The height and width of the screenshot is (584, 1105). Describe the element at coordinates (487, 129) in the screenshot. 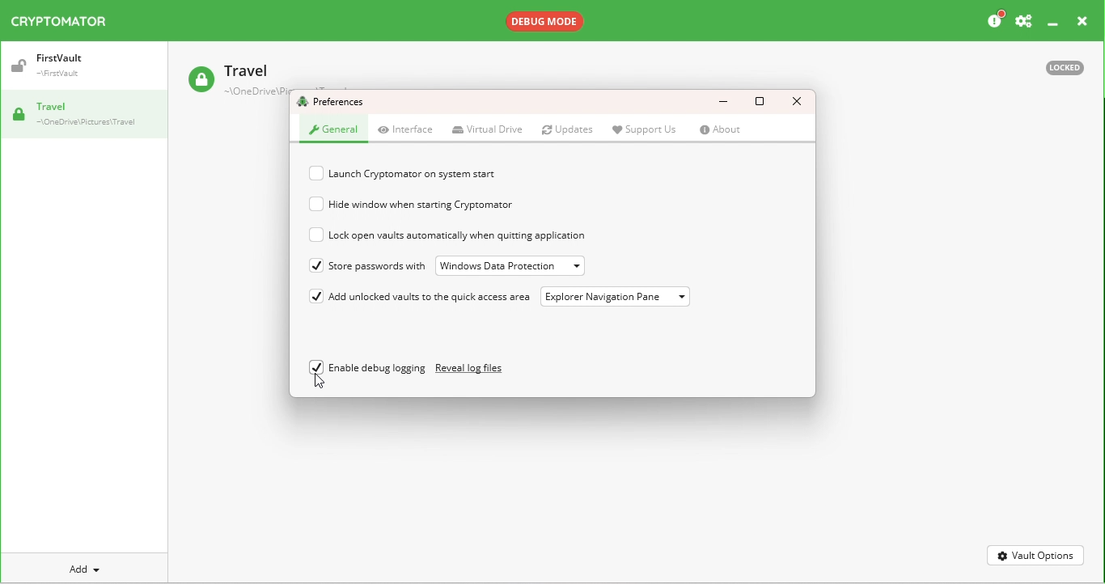

I see `Virtual drive` at that location.